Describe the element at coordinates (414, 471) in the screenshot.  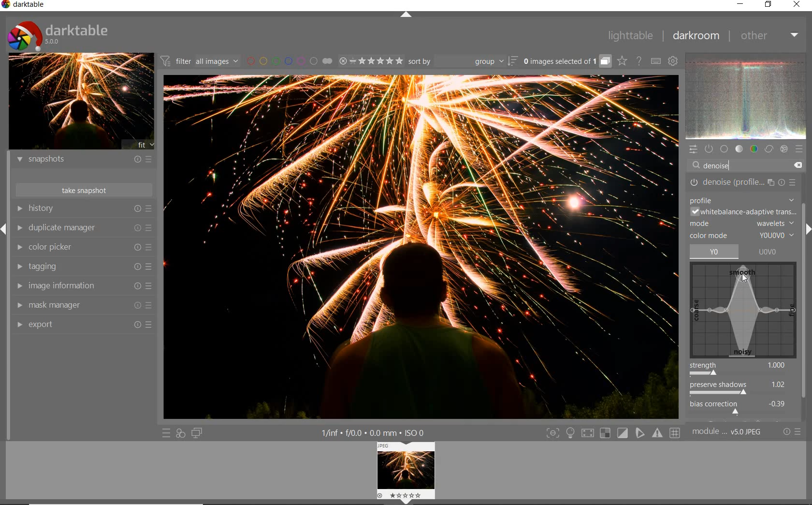
I see `Preview image` at that location.